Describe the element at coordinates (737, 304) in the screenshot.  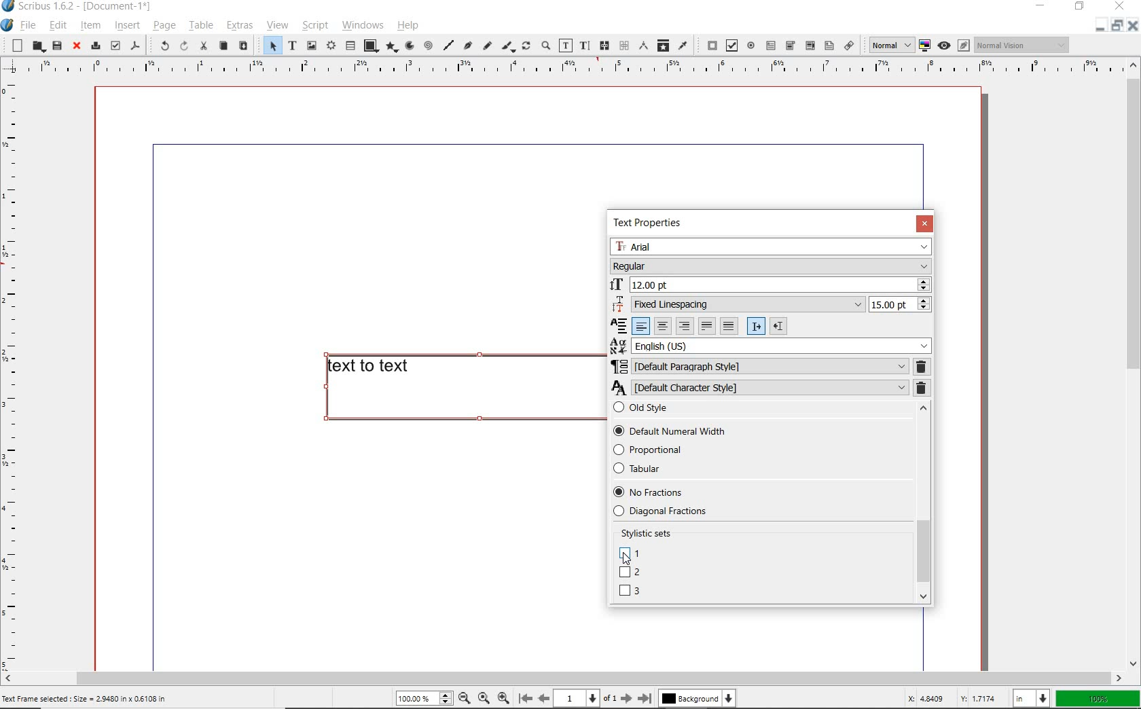
I see `Fixed Linespacing` at that location.